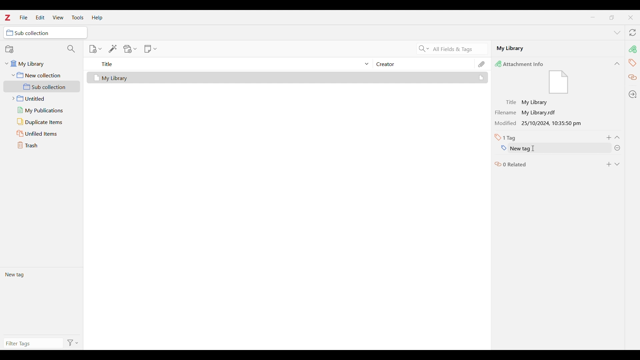 Image resolution: width=640 pixels, height=360 pixels. Describe the element at coordinates (23, 17) in the screenshot. I see `File menu` at that location.